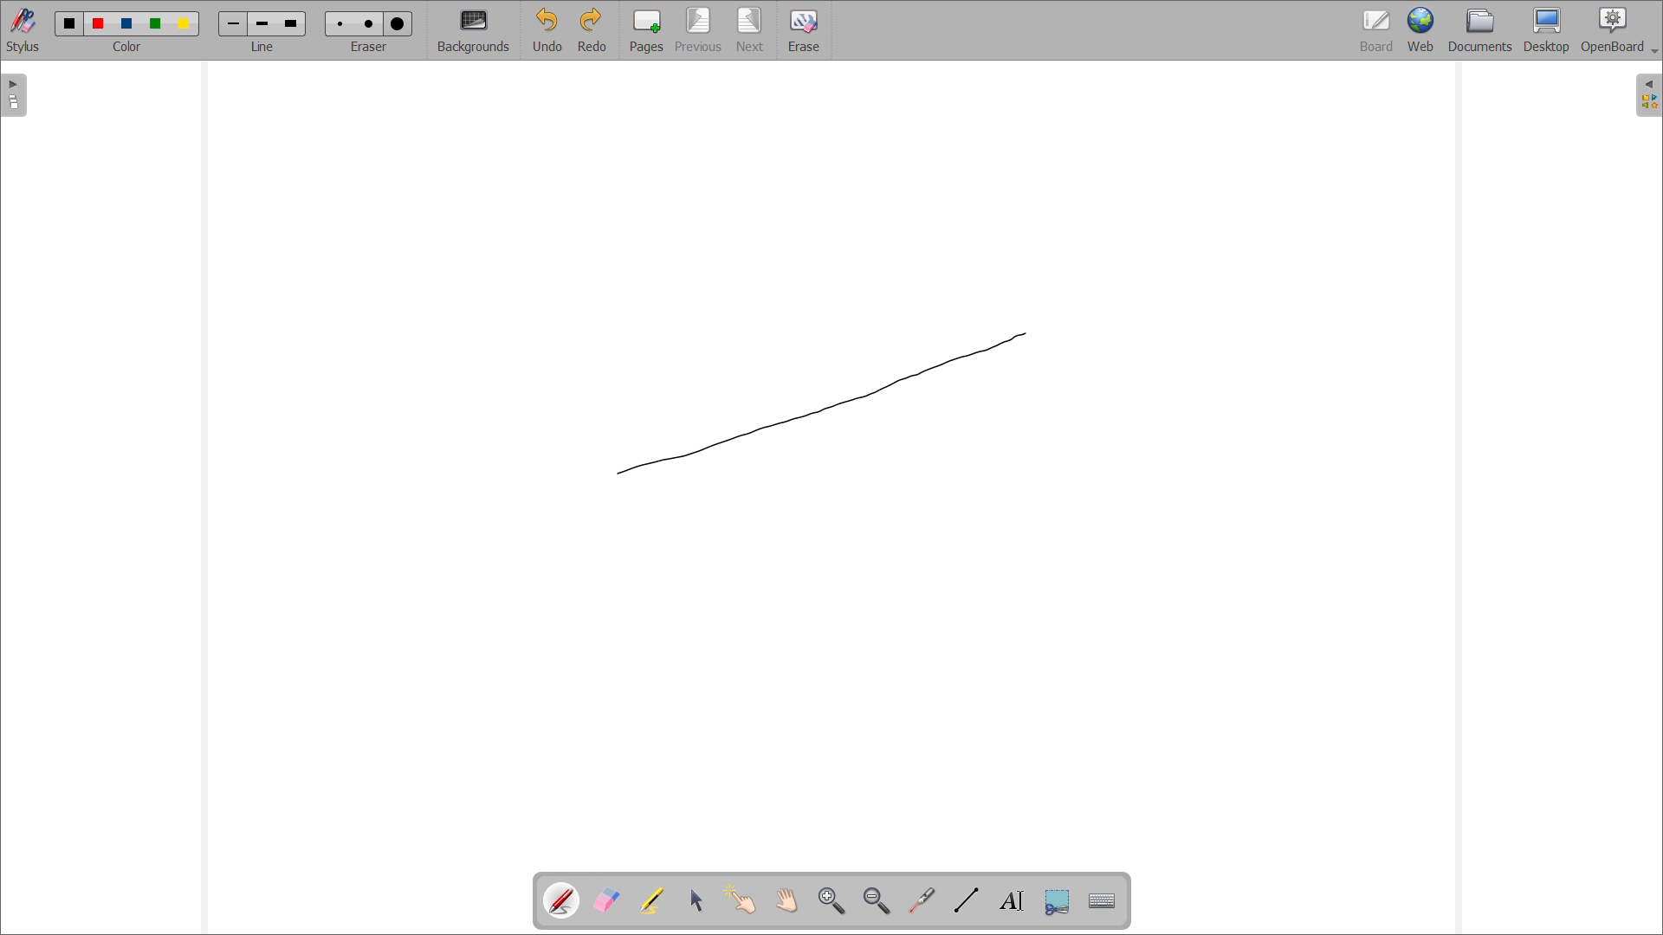 This screenshot has height=935, width=1663. Describe the element at coordinates (341, 23) in the screenshot. I see `Eraser size` at that location.